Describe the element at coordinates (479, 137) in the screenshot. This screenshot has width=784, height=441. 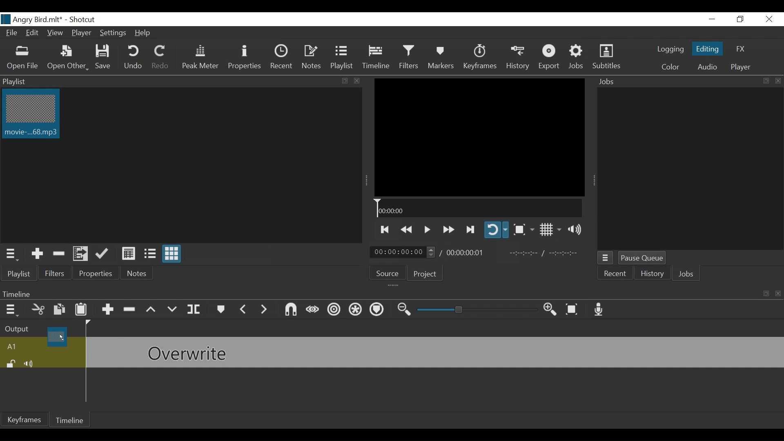
I see `Media Viewer` at that location.